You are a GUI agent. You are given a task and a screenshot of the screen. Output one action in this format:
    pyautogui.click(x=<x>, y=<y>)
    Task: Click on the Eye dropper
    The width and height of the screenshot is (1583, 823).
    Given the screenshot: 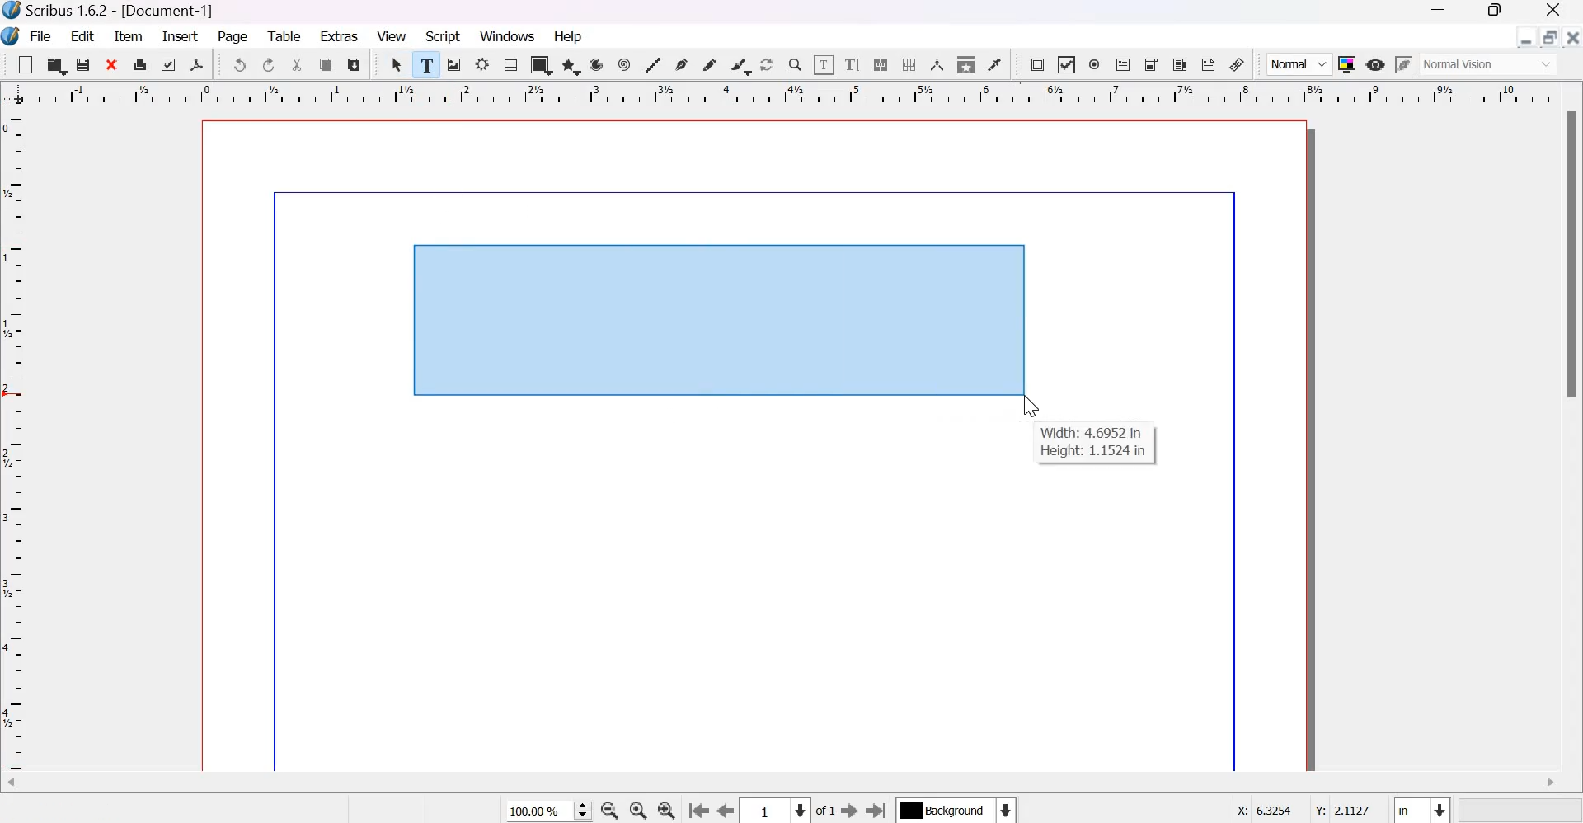 What is the action you would take?
    pyautogui.click(x=994, y=64)
    